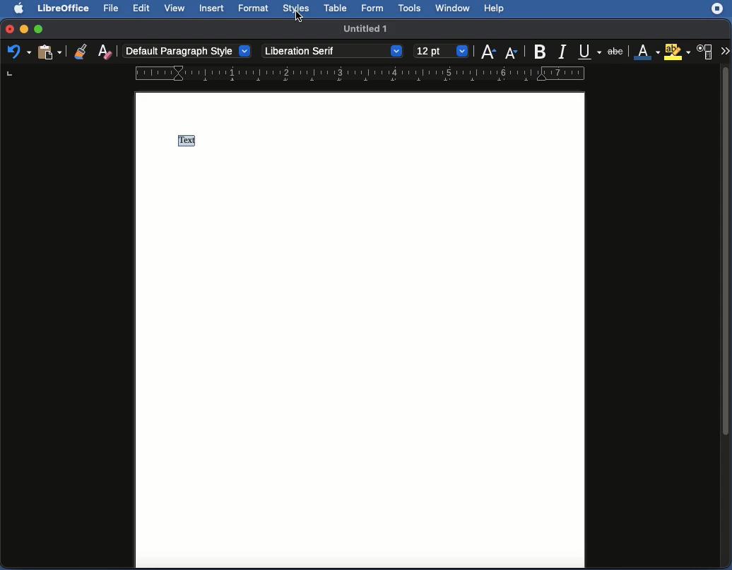 Image resolution: width=732 pixels, height=570 pixels. I want to click on 12 point, so click(444, 51).